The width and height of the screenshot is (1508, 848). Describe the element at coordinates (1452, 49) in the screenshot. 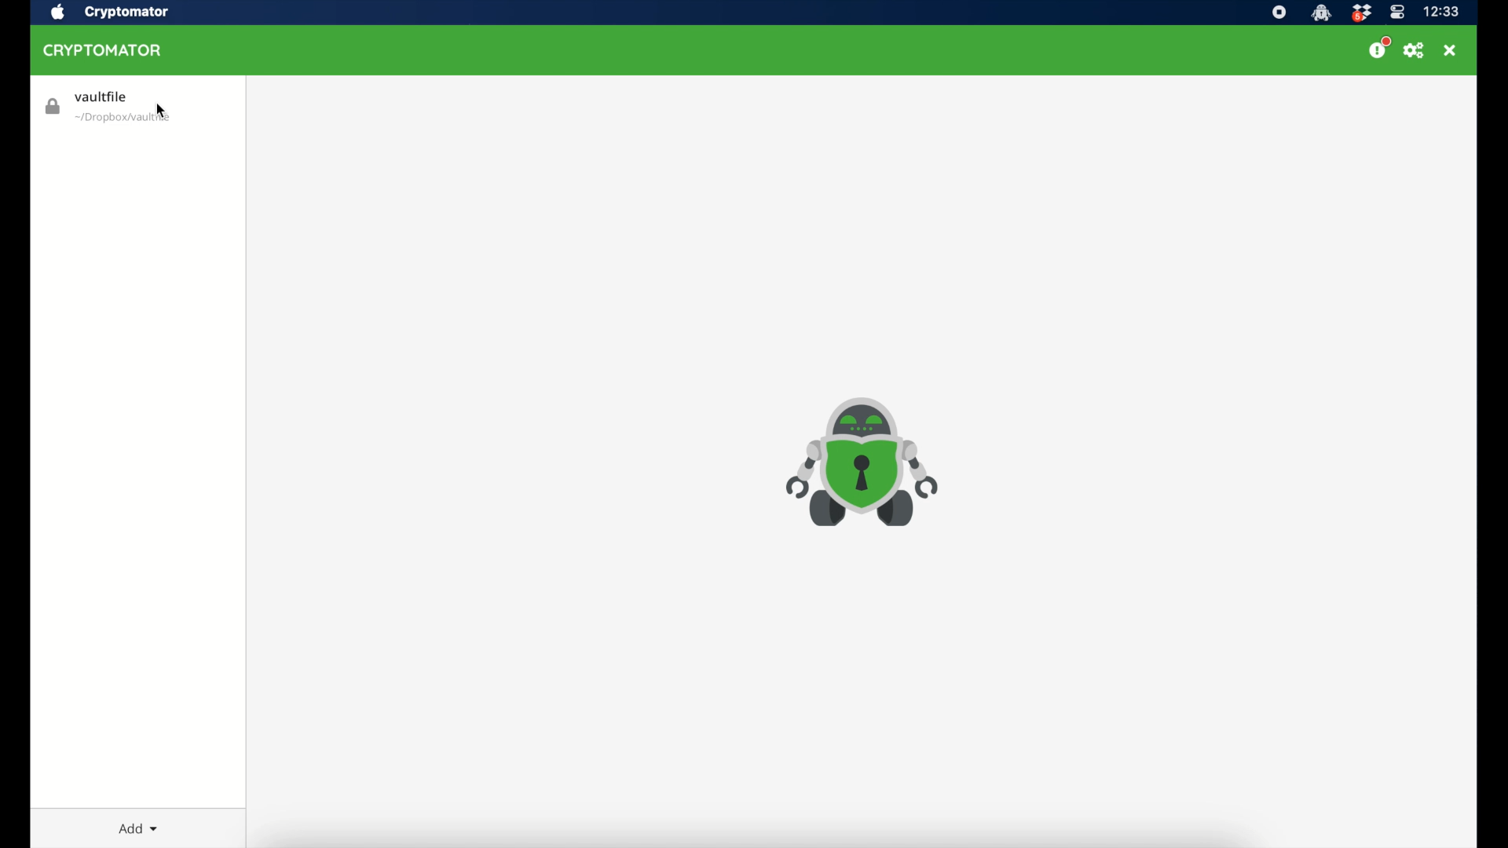

I see `close` at that location.